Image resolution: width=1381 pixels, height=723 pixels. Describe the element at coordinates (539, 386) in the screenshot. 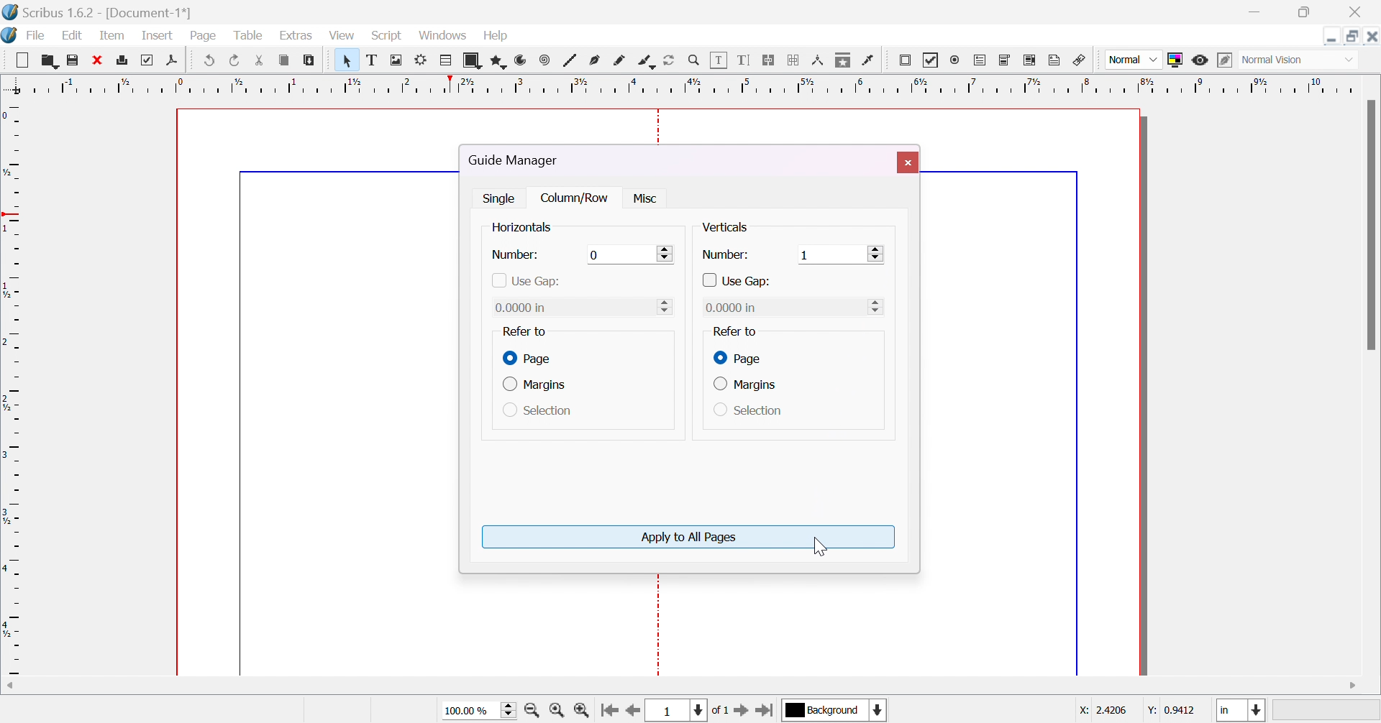

I see `margins` at that location.